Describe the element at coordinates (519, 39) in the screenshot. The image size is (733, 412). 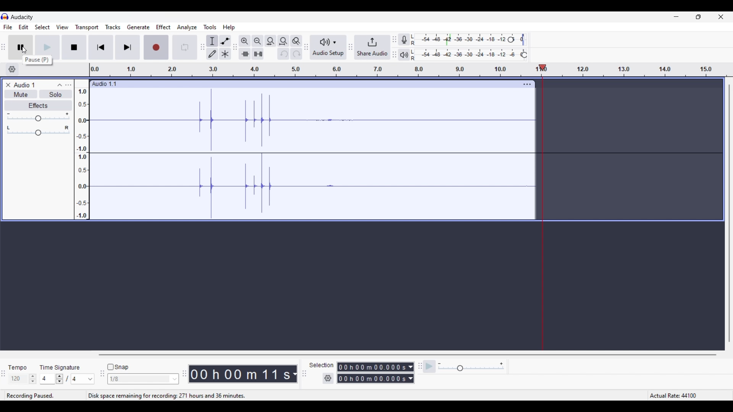
I see `Header to change recording level` at that location.